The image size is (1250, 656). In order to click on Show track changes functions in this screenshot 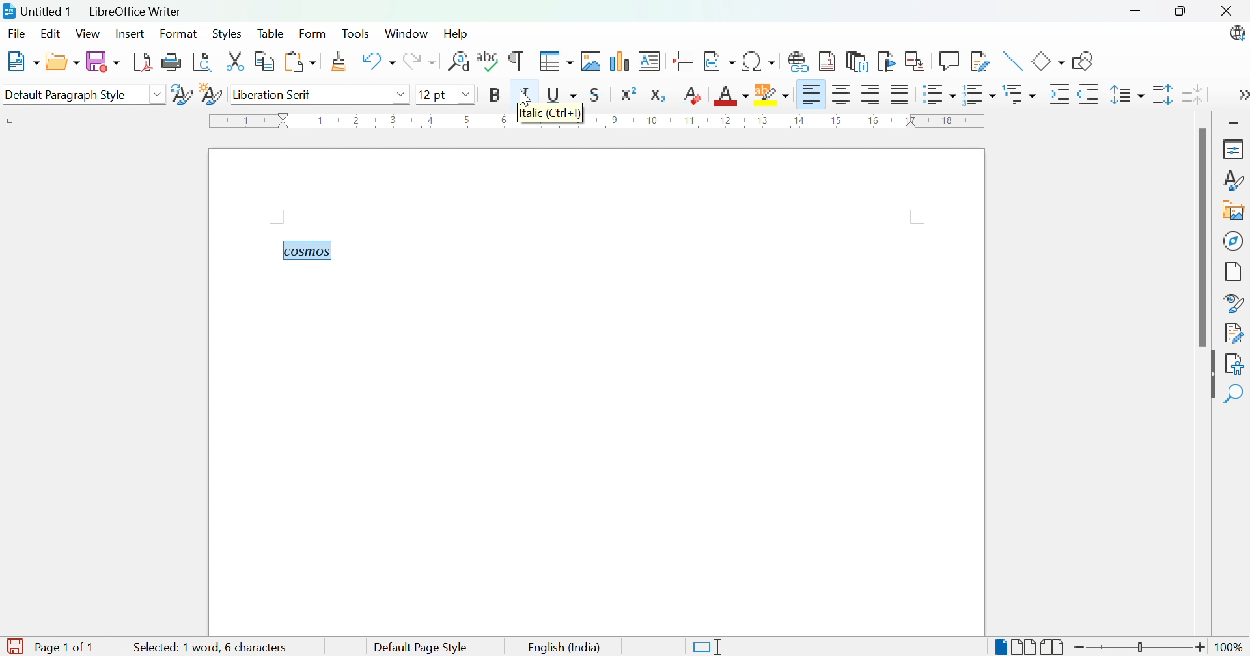, I will do `click(977, 60)`.